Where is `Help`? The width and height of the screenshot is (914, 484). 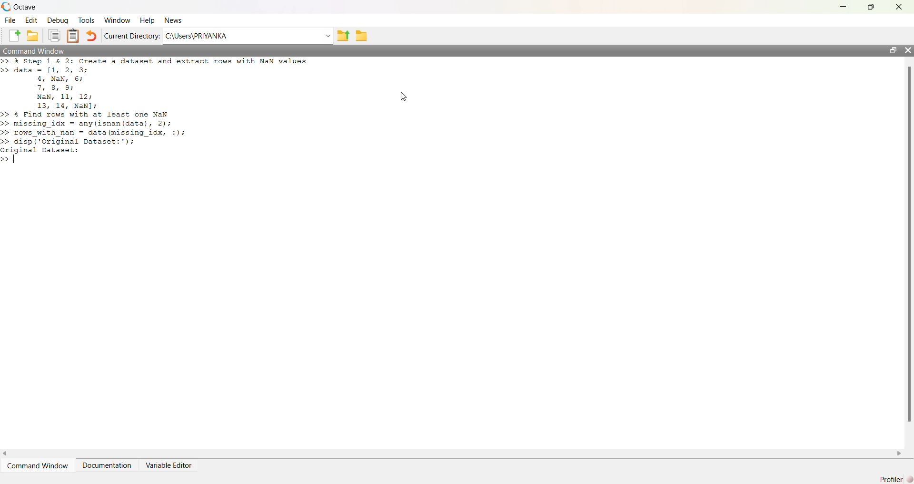
Help is located at coordinates (147, 21).